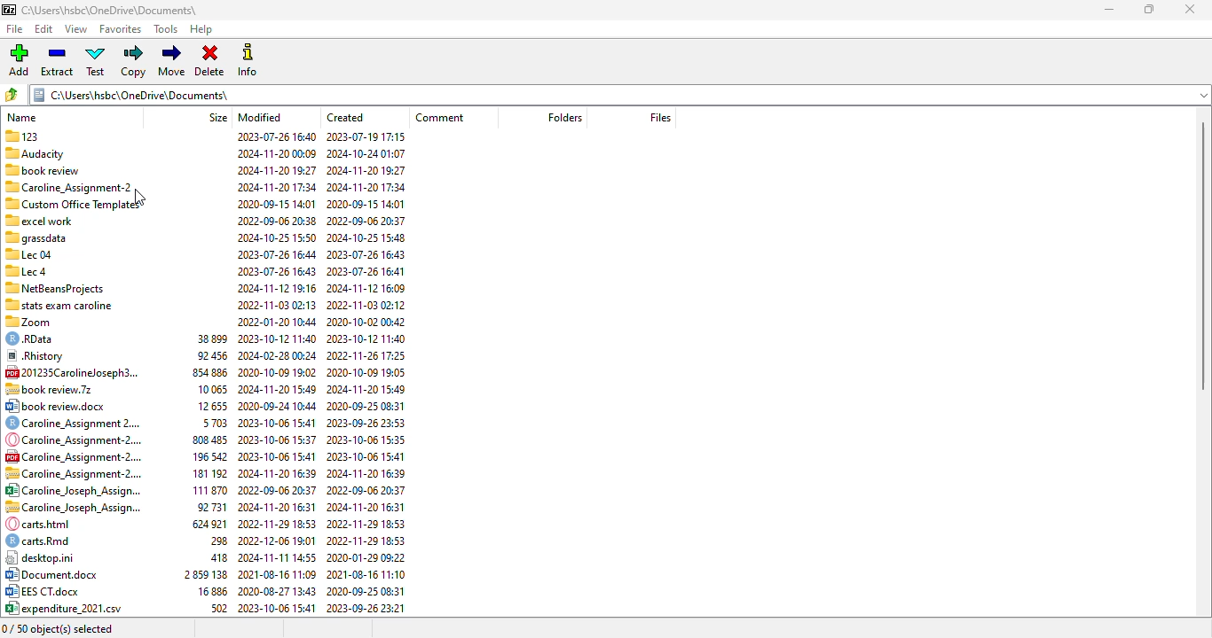 Image resolution: width=1212 pixels, height=638 pixels. I want to click on 12655, so click(211, 407).